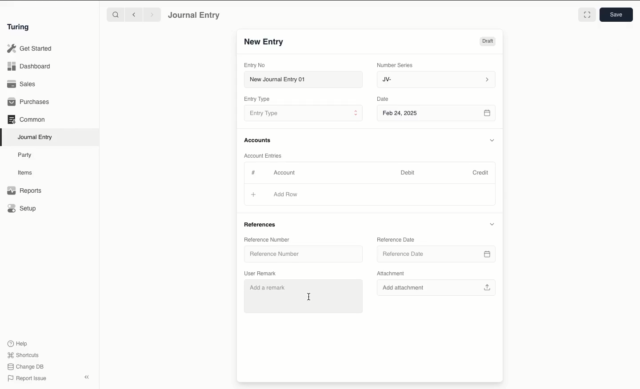  What do you see at coordinates (257, 99) in the screenshot?
I see `Entry Type` at bounding box center [257, 99].